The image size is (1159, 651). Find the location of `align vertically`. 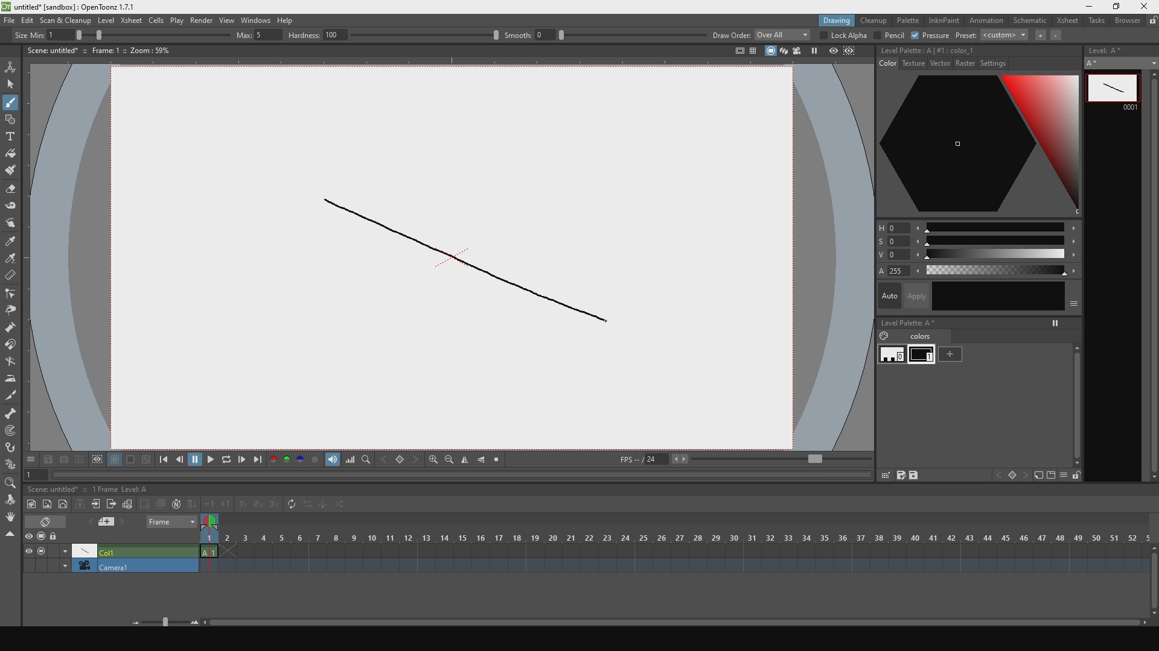

align vertically is located at coordinates (467, 459).